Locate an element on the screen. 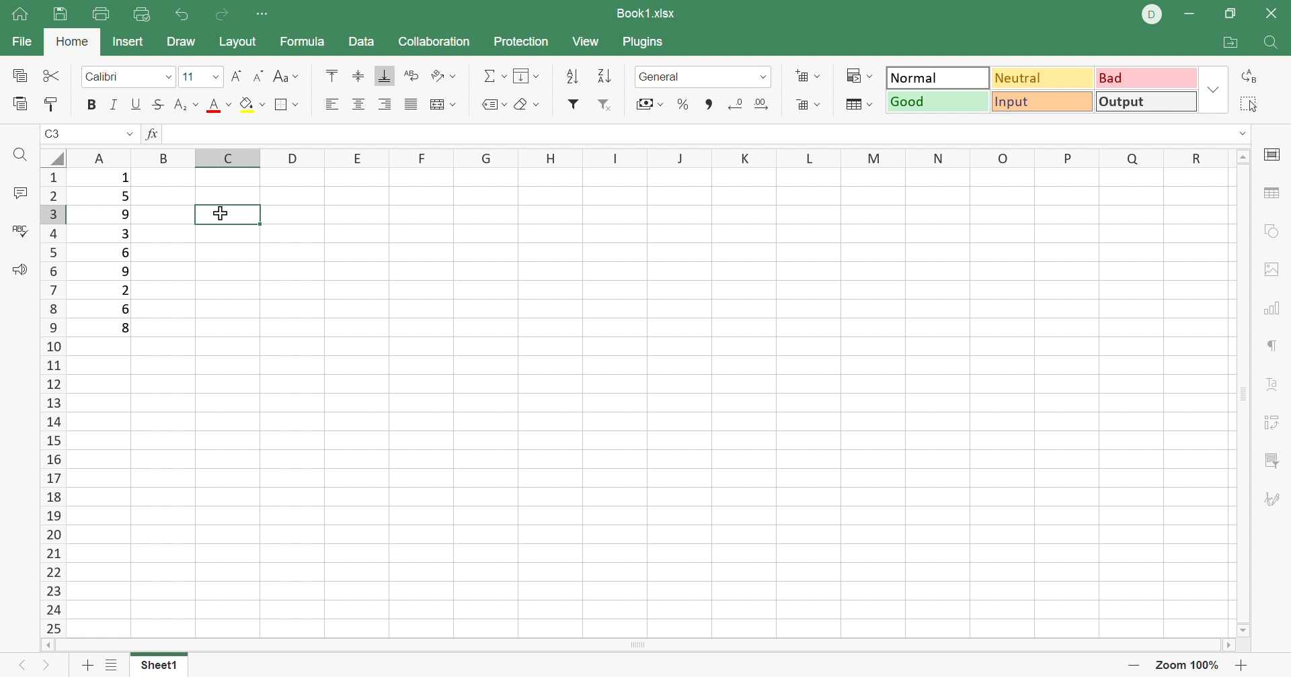 The image size is (1291, 677). cursor is located at coordinates (220, 212).